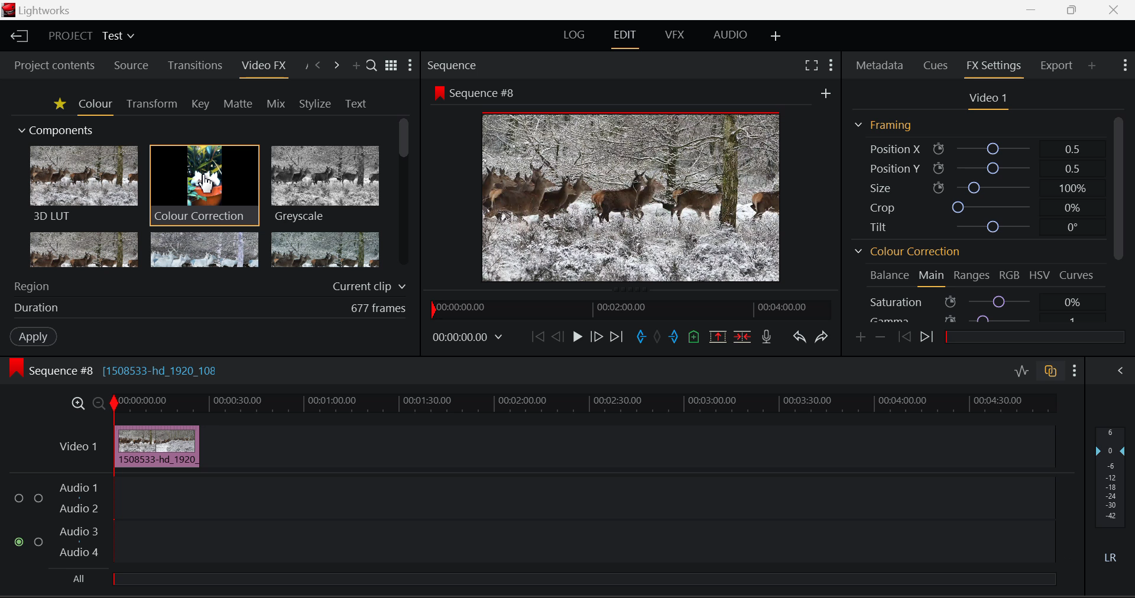 The width and height of the screenshot is (1135, 598). What do you see at coordinates (596, 339) in the screenshot?
I see `Go Forward` at bounding box center [596, 339].